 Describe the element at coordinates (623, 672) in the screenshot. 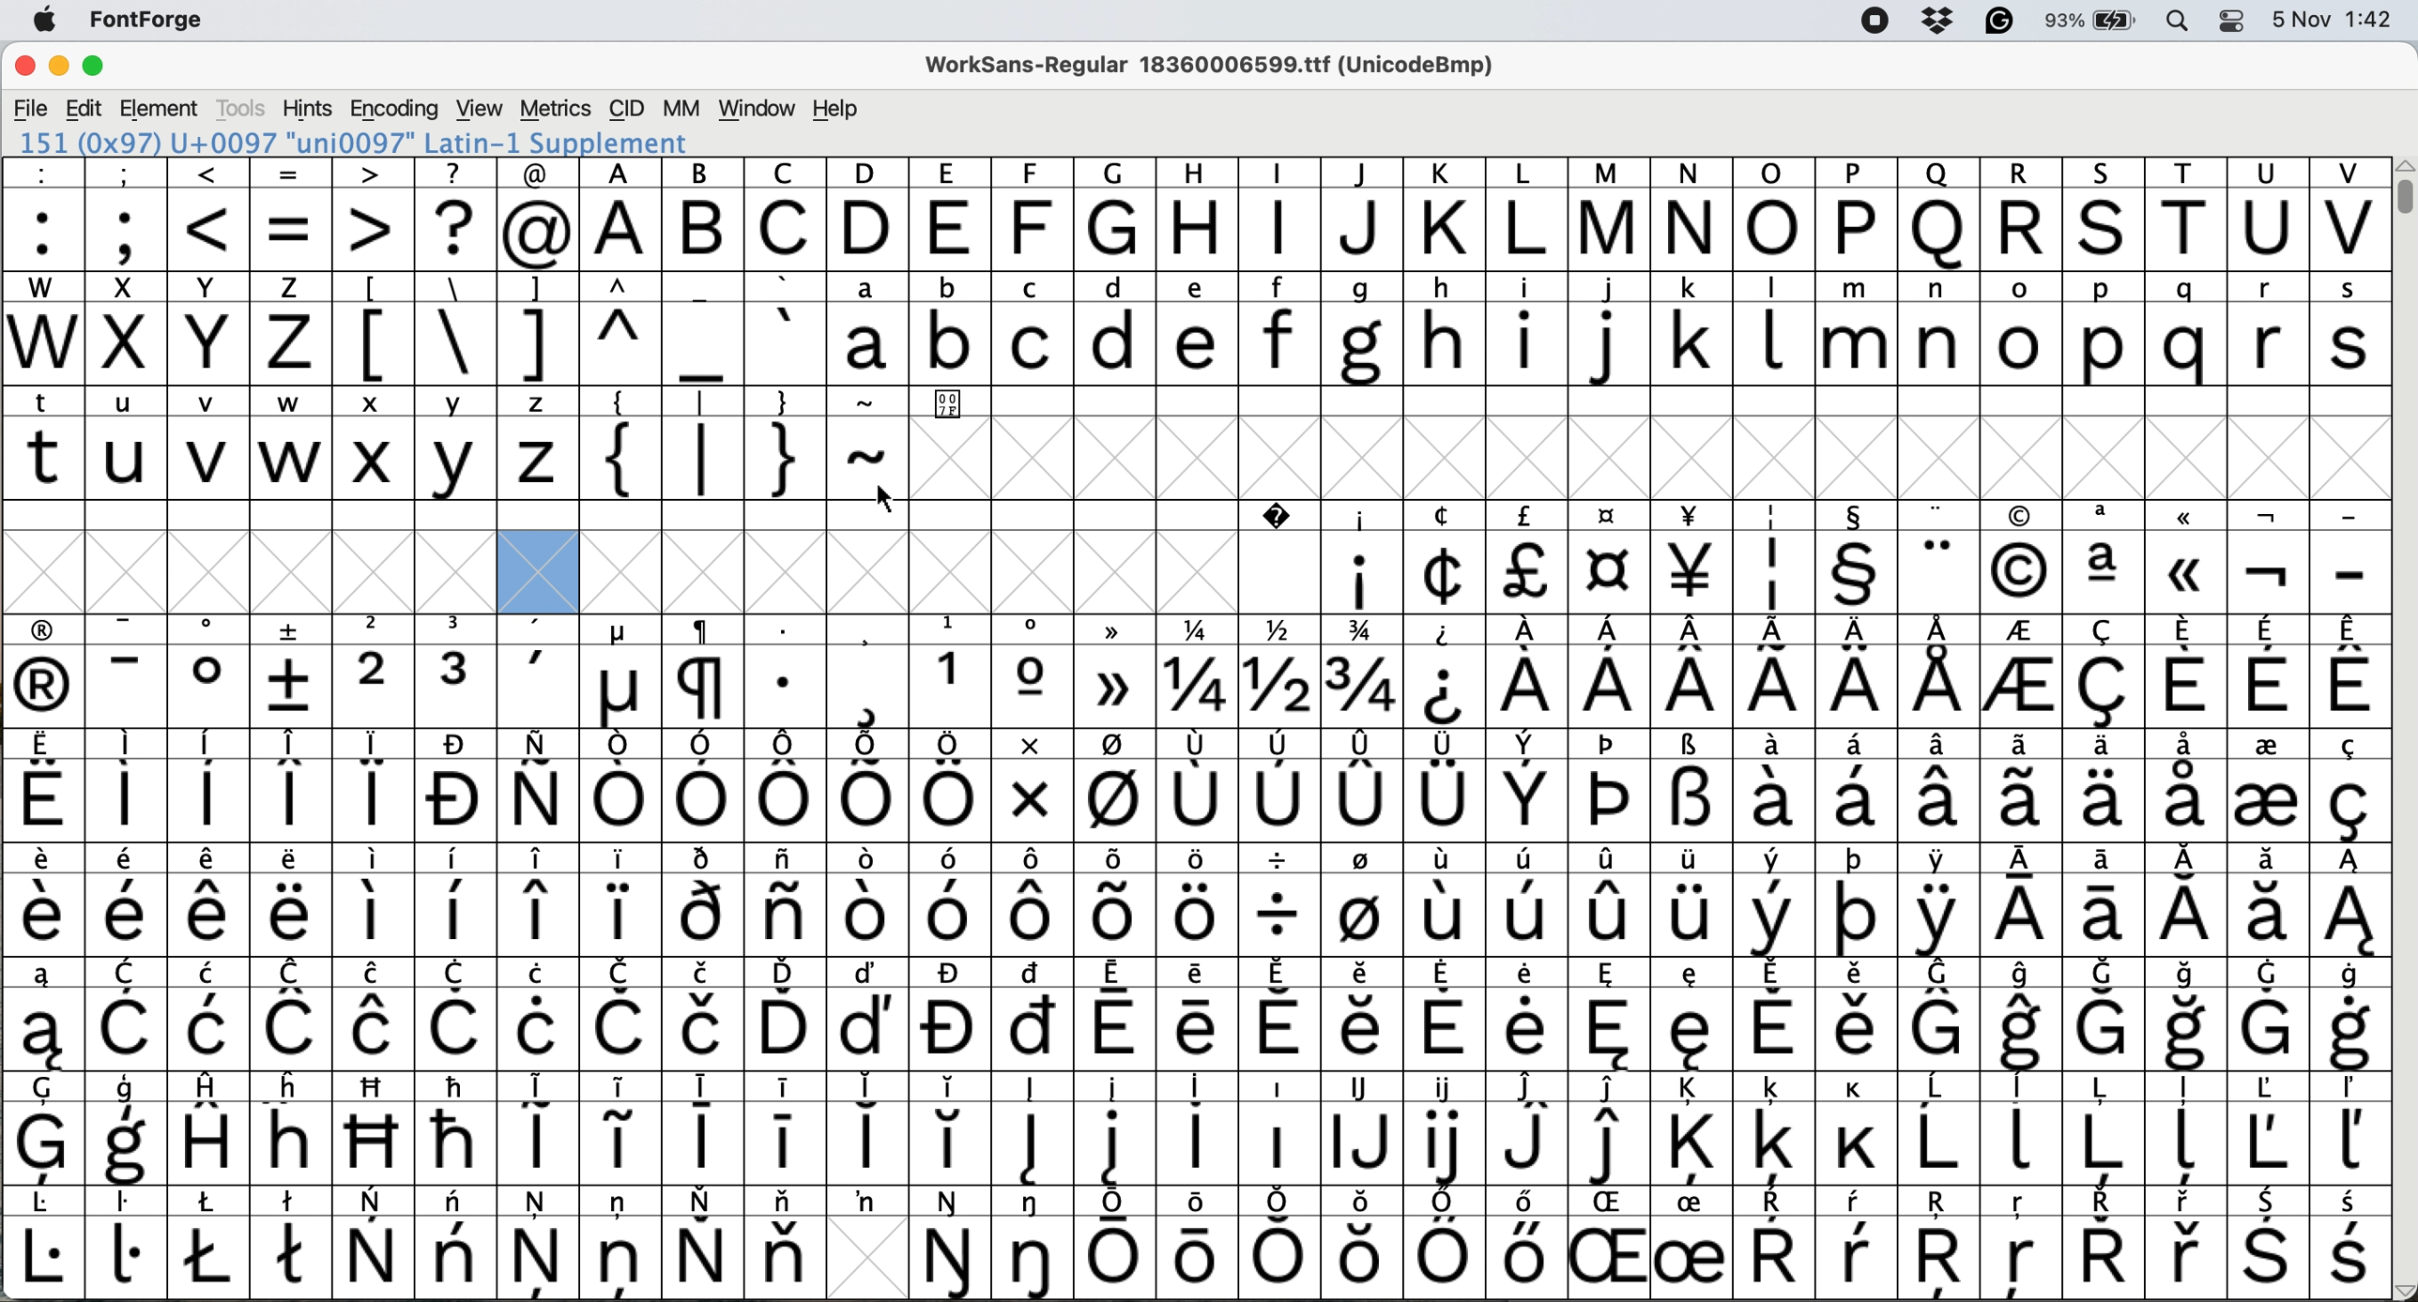

I see `symbol` at that location.